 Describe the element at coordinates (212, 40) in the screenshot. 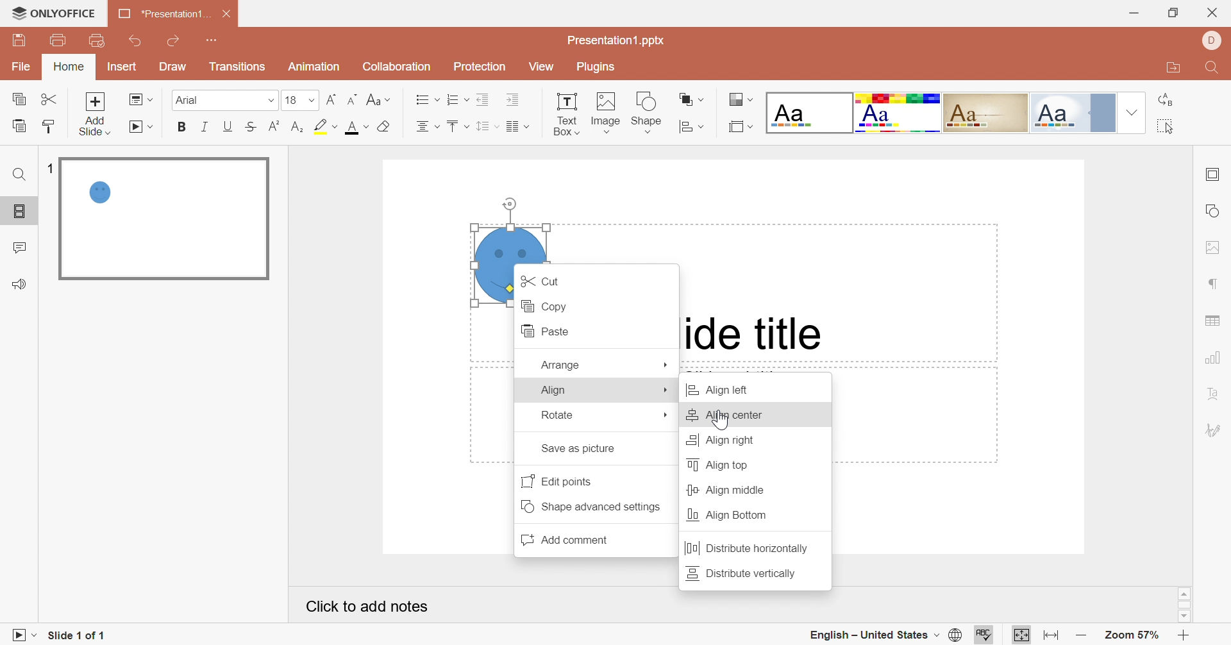

I see `Customize quick access toolbar` at that location.